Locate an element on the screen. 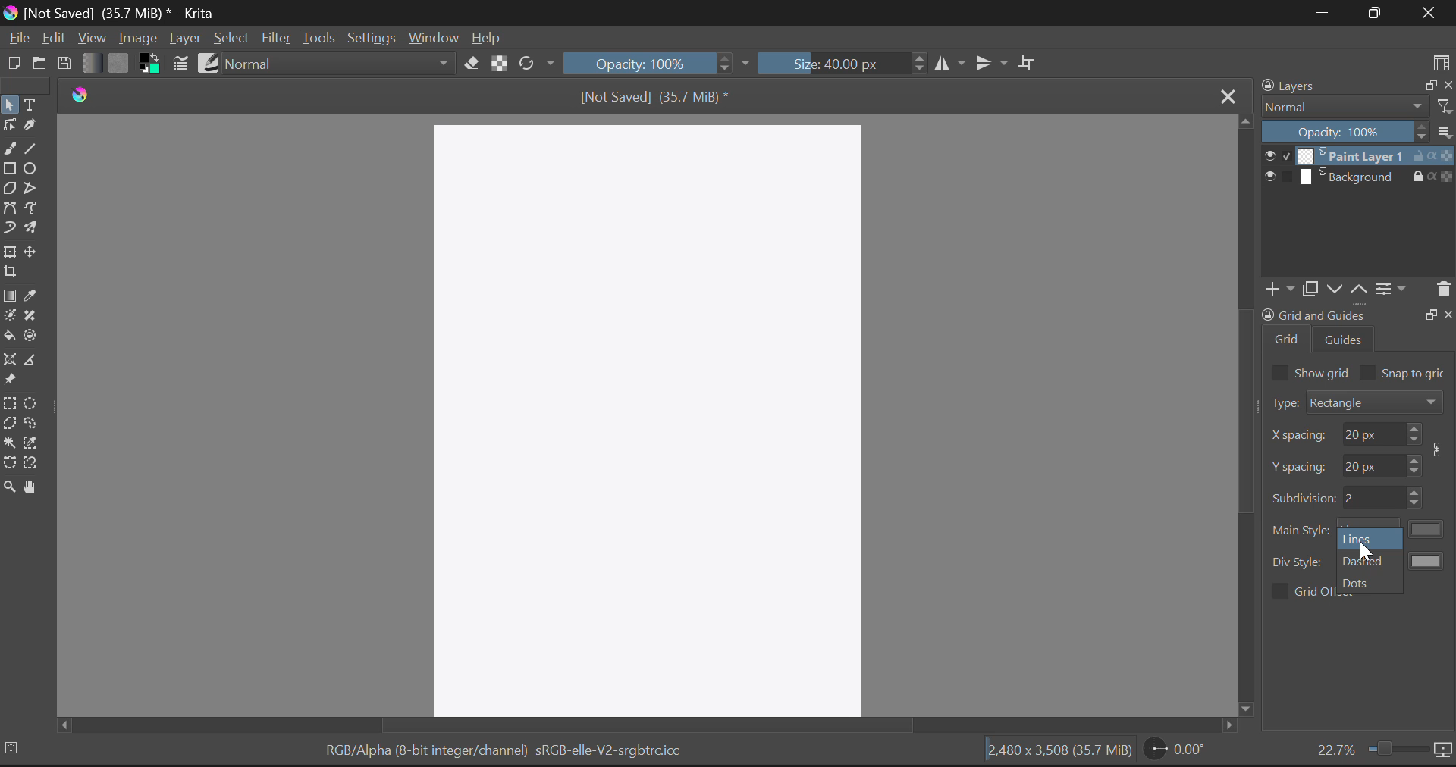 The image size is (1456, 767). Choose Workspace is located at coordinates (1441, 61).